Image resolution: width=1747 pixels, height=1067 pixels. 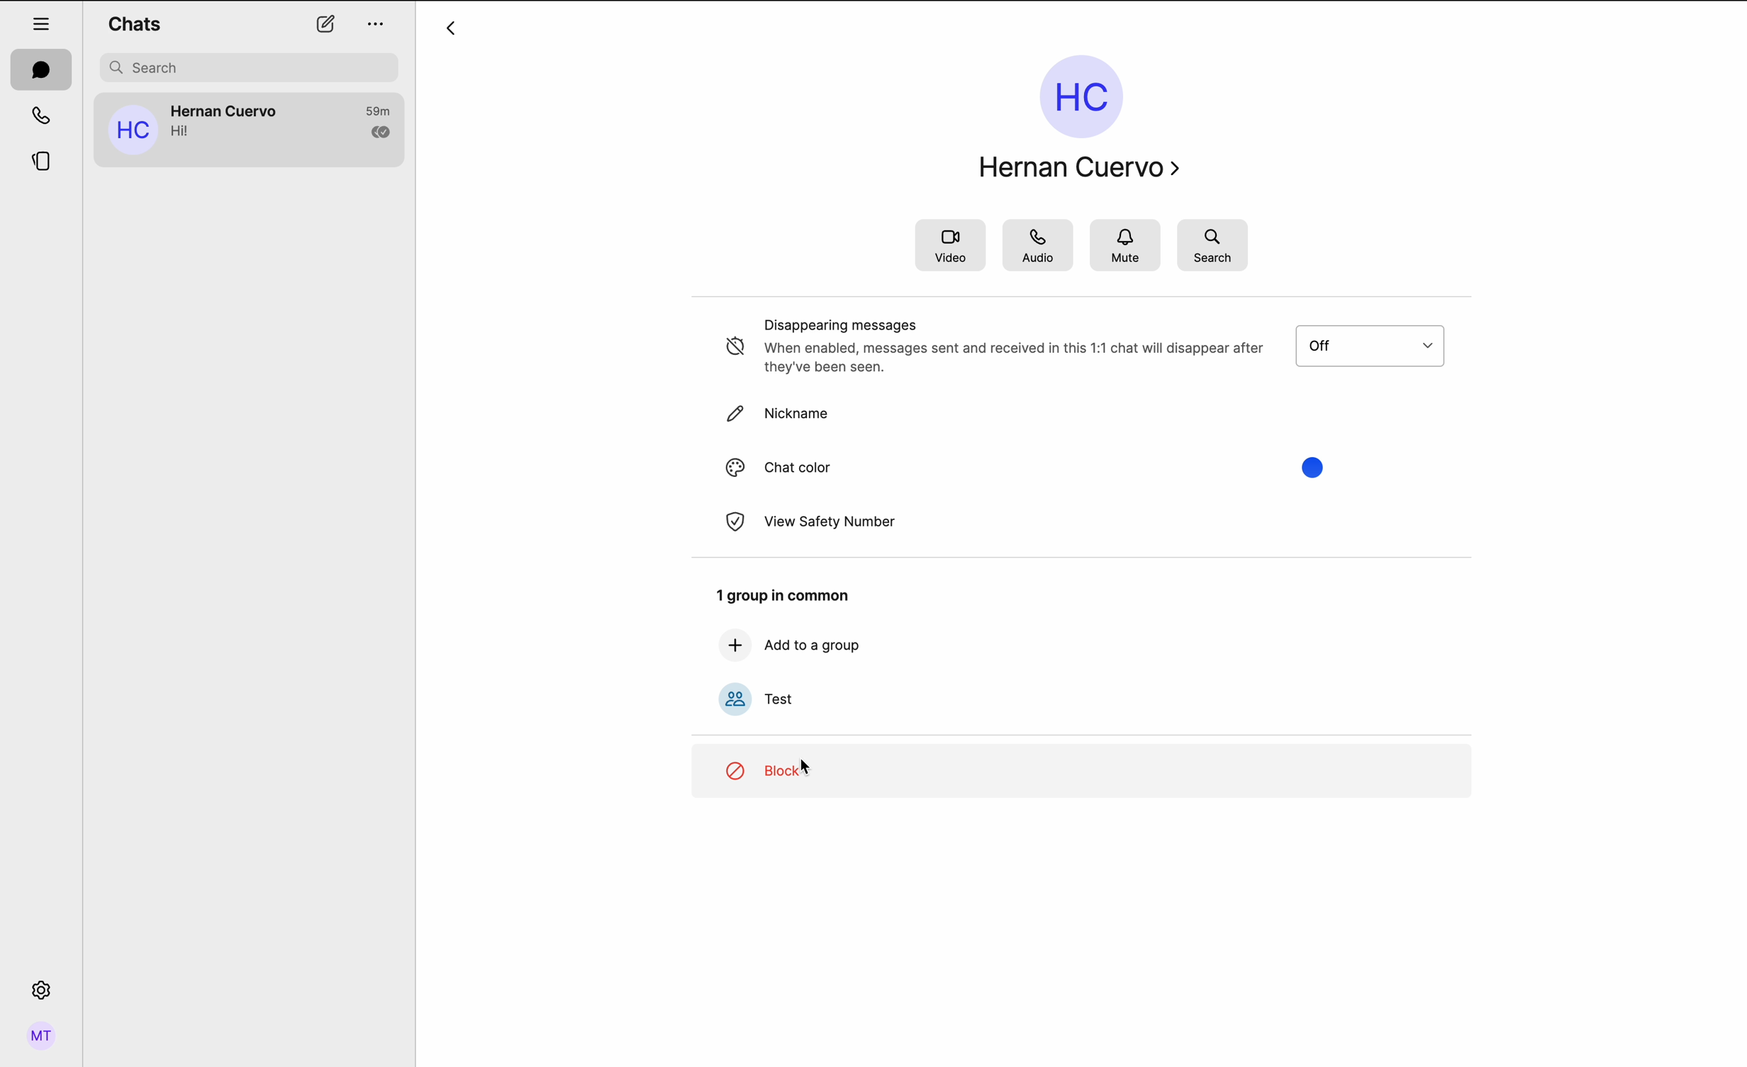 What do you see at coordinates (1041, 245) in the screenshot?
I see `audio` at bounding box center [1041, 245].